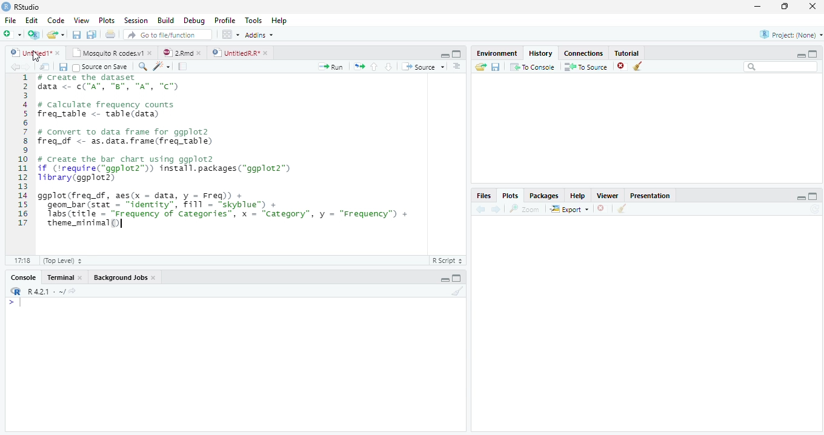 The width and height of the screenshot is (824, 435). What do you see at coordinates (21, 6) in the screenshot?
I see `Rstudio` at bounding box center [21, 6].